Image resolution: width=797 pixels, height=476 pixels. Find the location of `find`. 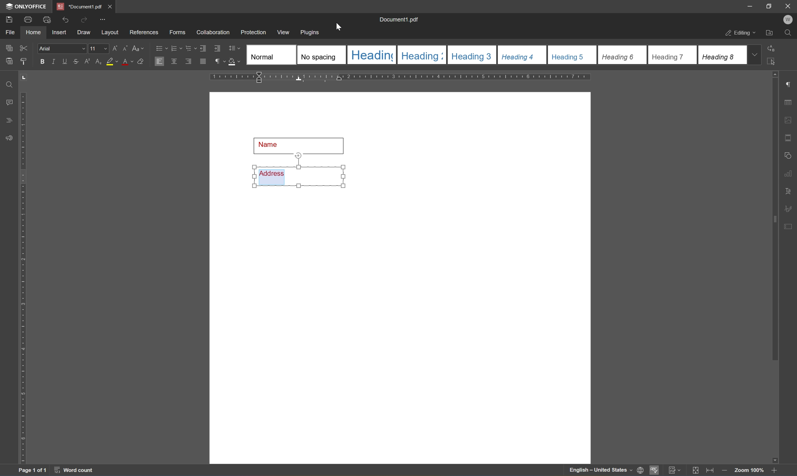

find is located at coordinates (7, 83).